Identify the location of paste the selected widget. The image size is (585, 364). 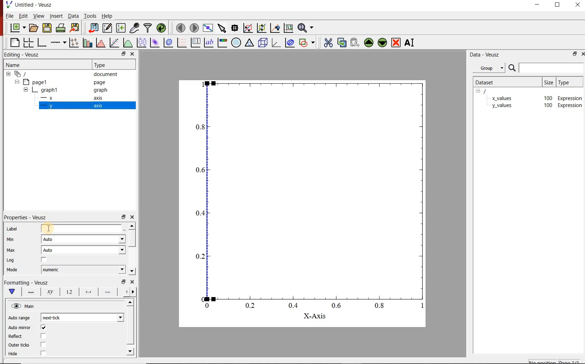
(354, 44).